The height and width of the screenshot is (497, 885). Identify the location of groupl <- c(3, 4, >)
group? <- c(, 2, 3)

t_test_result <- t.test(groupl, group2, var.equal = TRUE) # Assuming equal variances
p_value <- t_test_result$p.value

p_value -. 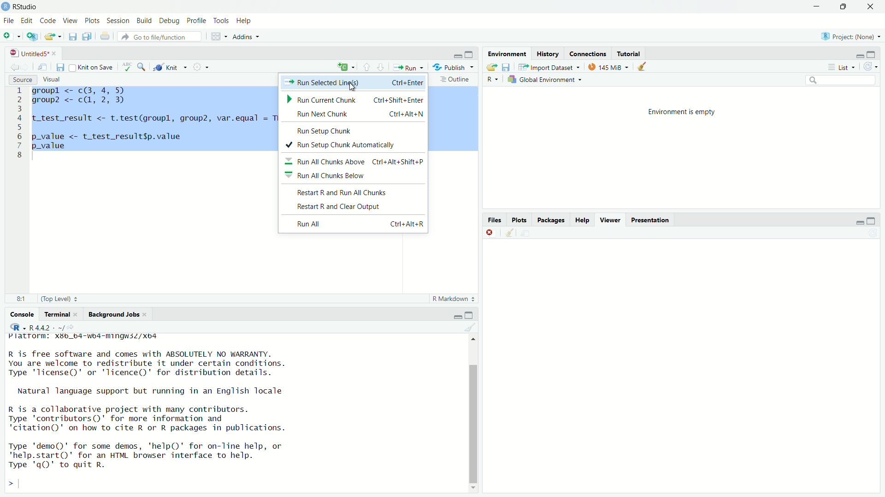
(152, 119).